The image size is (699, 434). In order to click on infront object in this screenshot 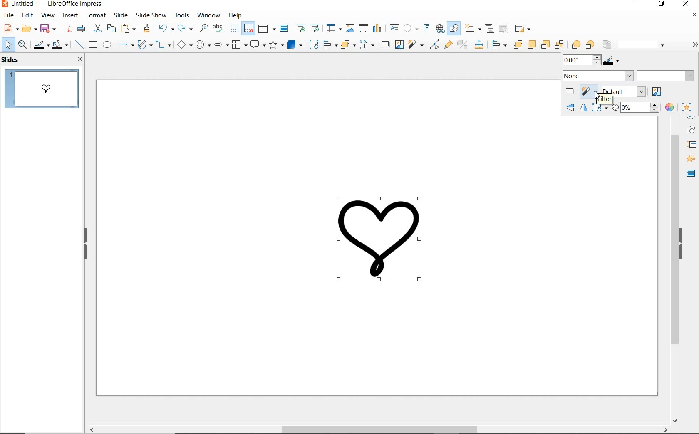, I will do `click(576, 46)`.